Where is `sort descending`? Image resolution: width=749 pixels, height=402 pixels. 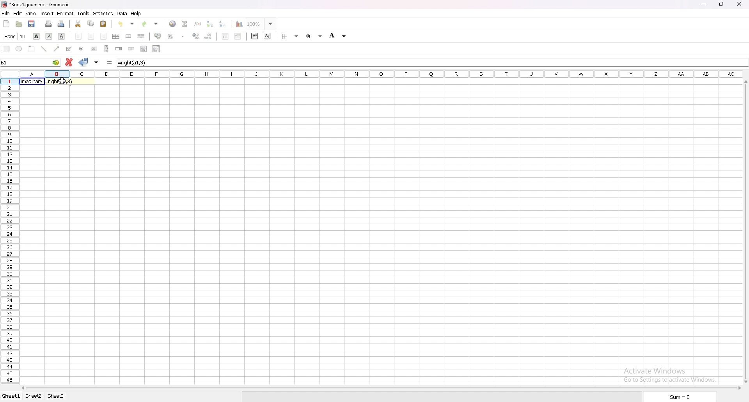 sort descending is located at coordinates (222, 23).